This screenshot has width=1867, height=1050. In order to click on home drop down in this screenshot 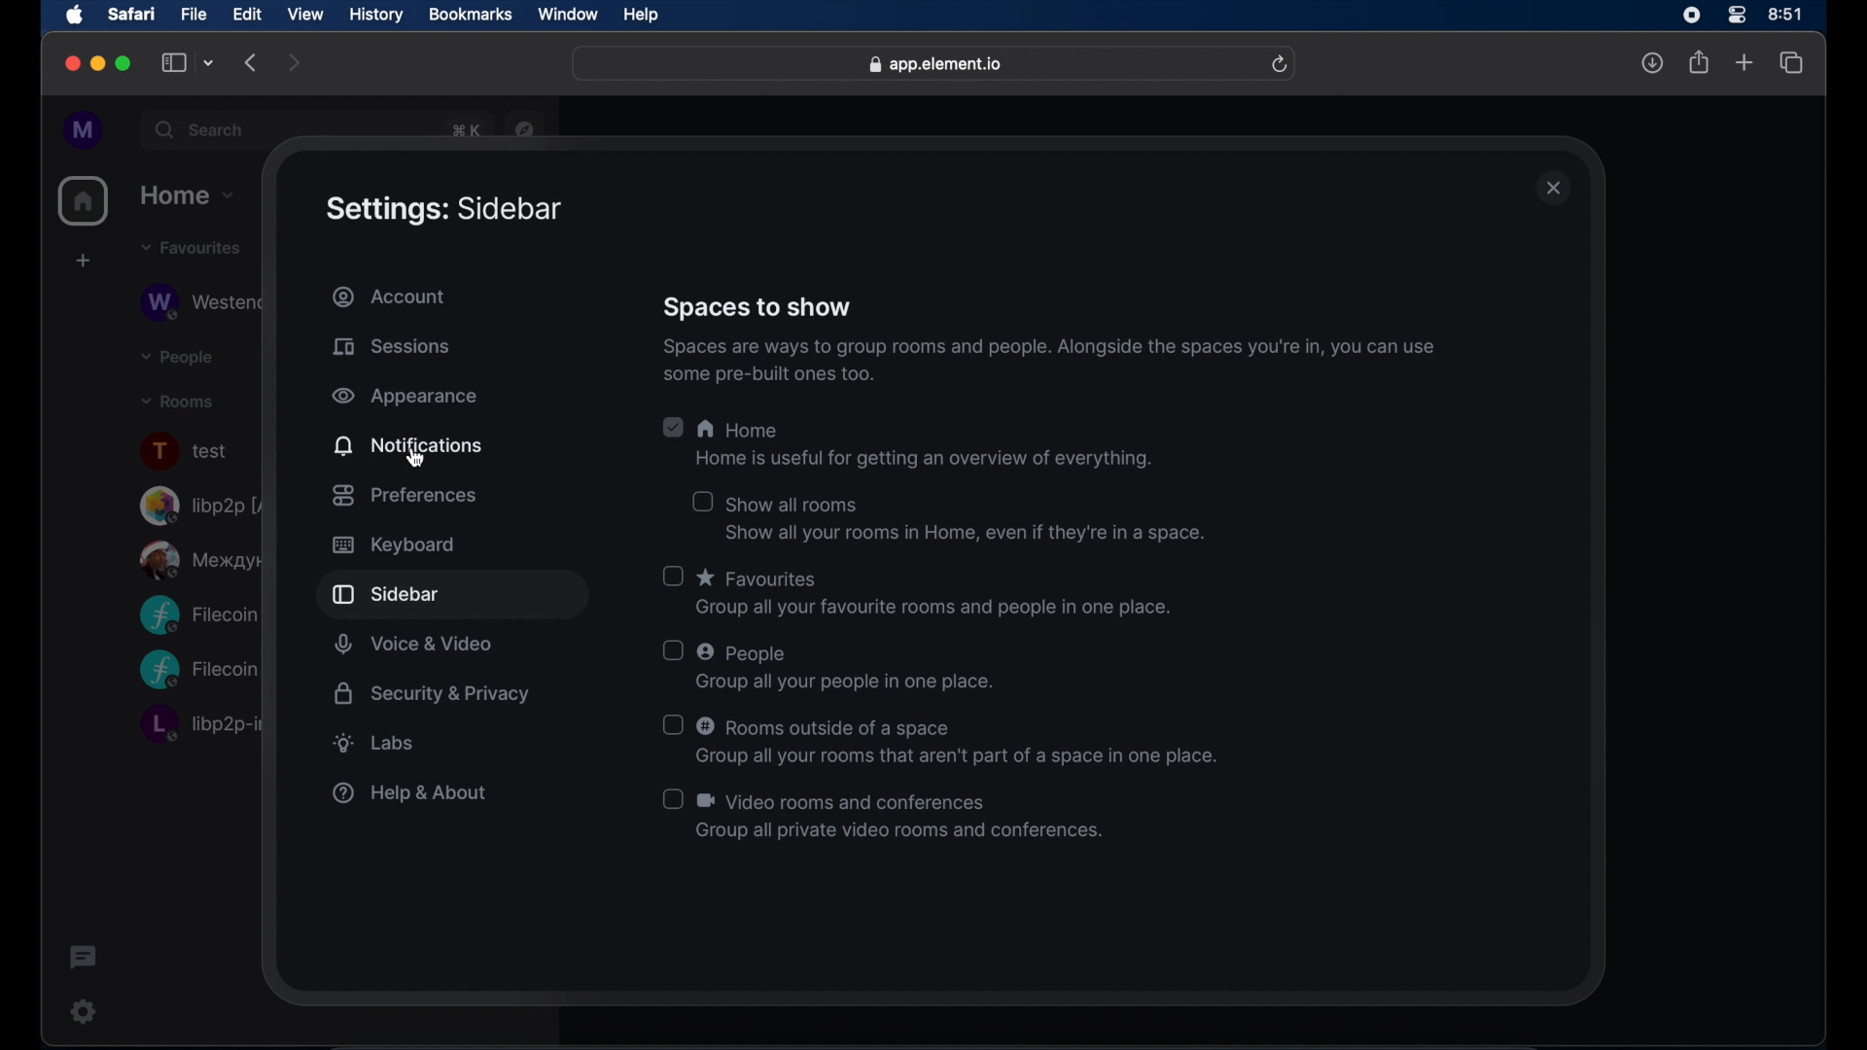, I will do `click(188, 194)`.